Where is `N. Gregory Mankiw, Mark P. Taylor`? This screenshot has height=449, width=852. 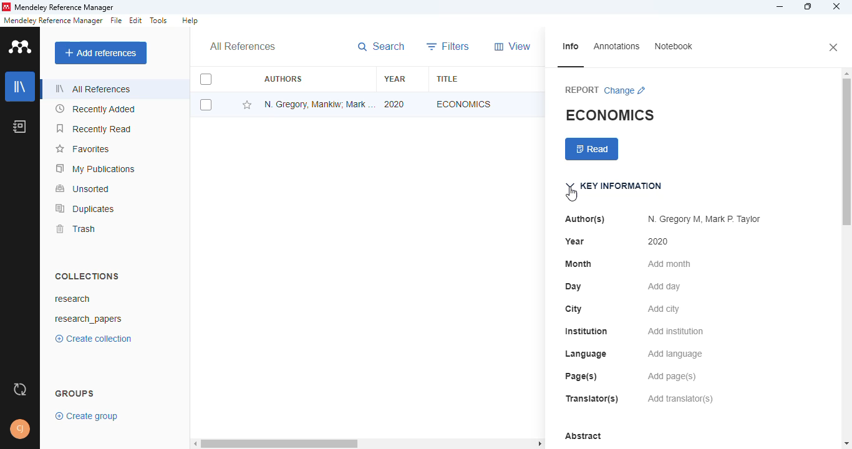 N. Gregory Mankiw, Mark P. Taylor is located at coordinates (320, 104).